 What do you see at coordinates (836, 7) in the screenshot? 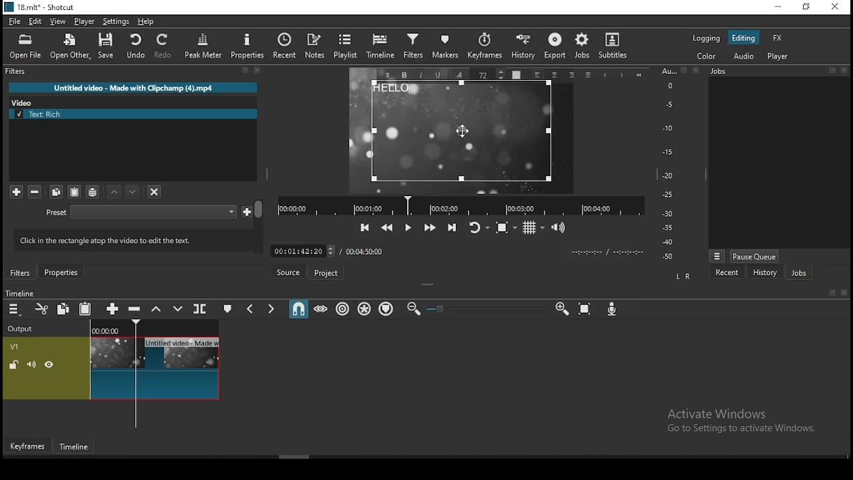
I see `close window` at bounding box center [836, 7].